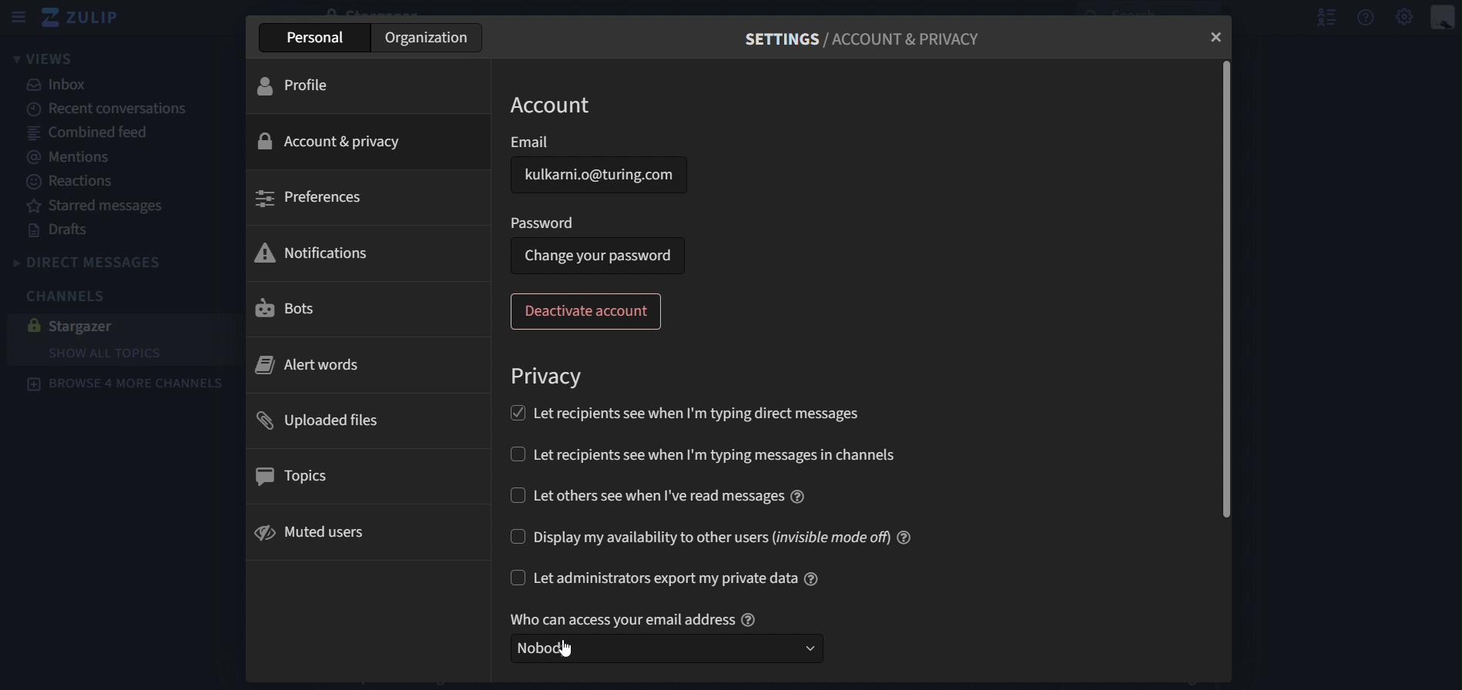 The height and width of the screenshot is (690, 1462). I want to click on topics, so click(303, 477).